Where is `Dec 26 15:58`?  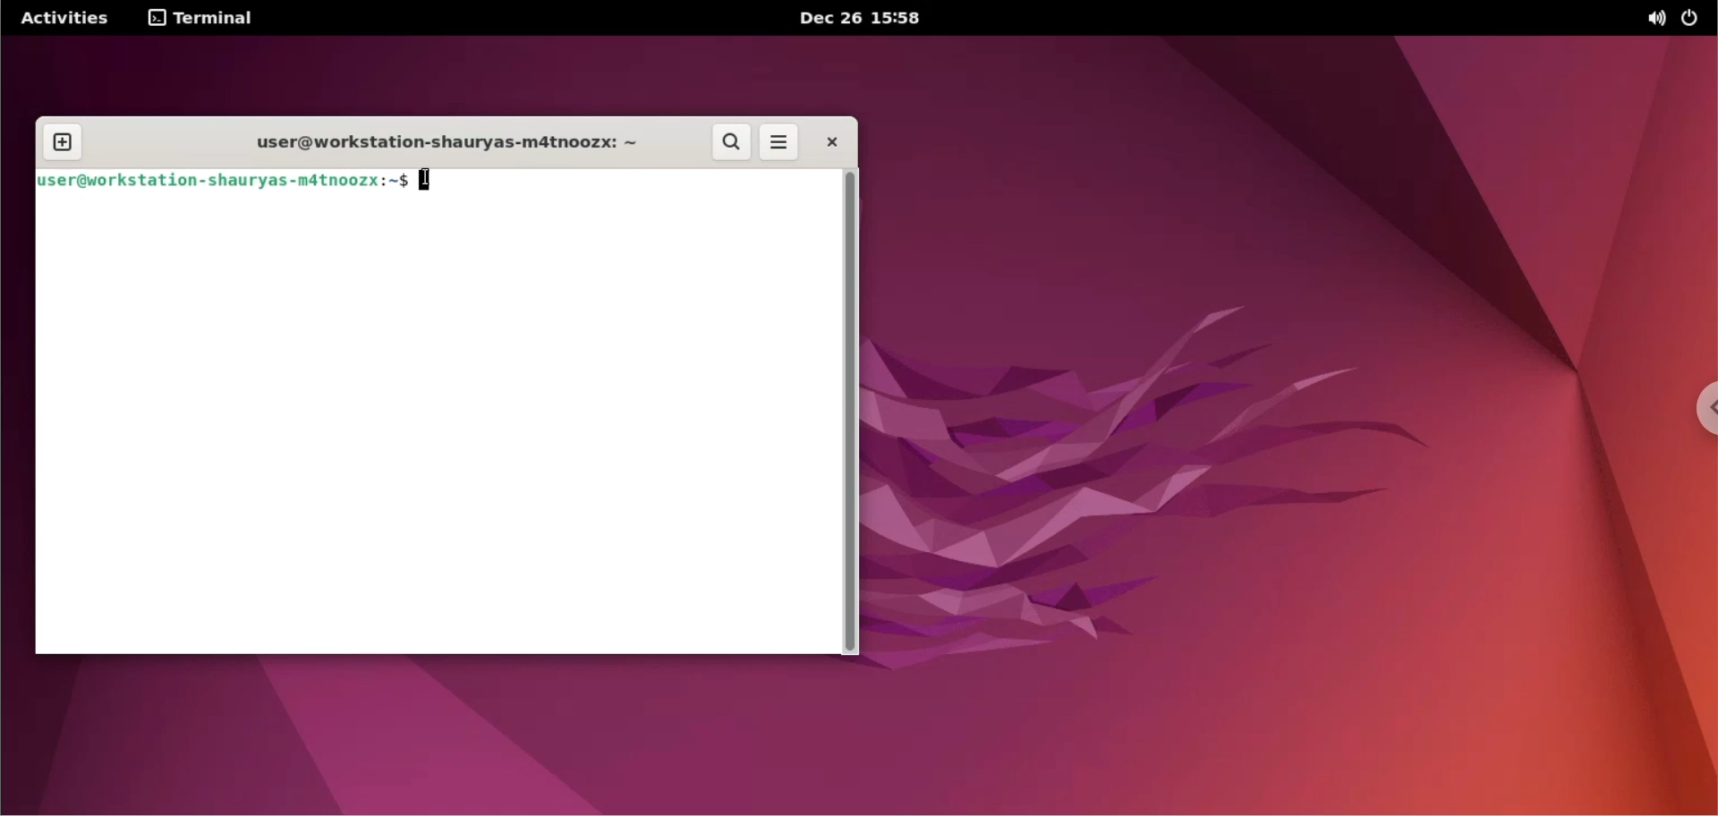
Dec 26 15:58 is located at coordinates (863, 19).